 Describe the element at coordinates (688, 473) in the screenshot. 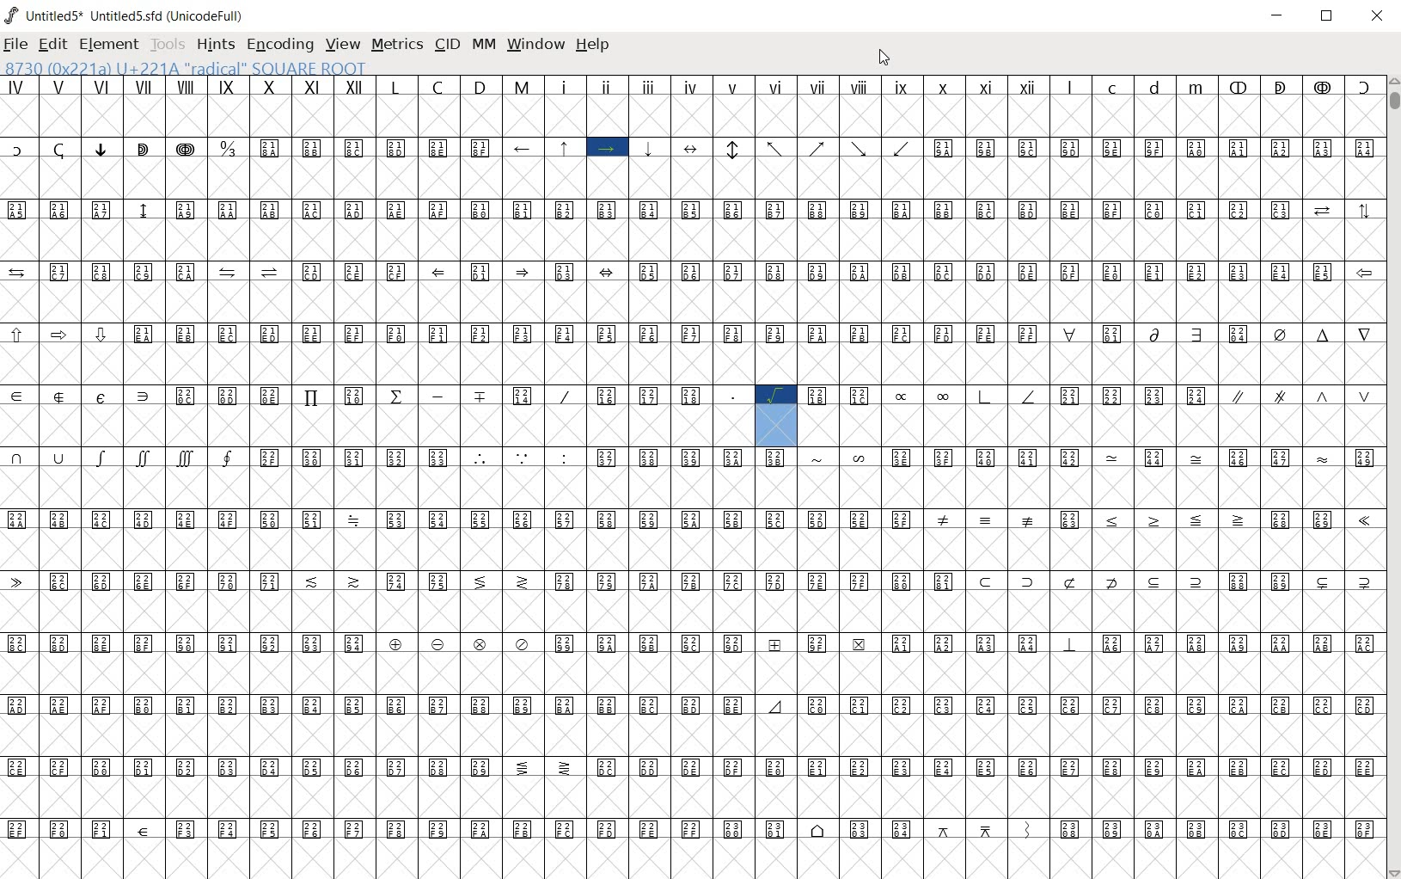

I see `glyph characters` at that location.